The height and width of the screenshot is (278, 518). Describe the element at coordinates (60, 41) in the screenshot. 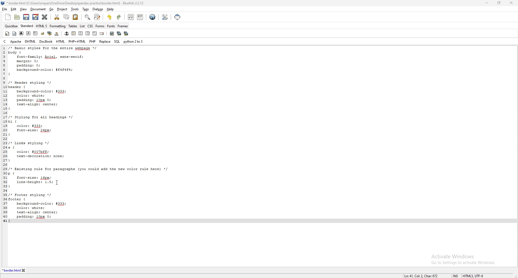

I see `html` at that location.